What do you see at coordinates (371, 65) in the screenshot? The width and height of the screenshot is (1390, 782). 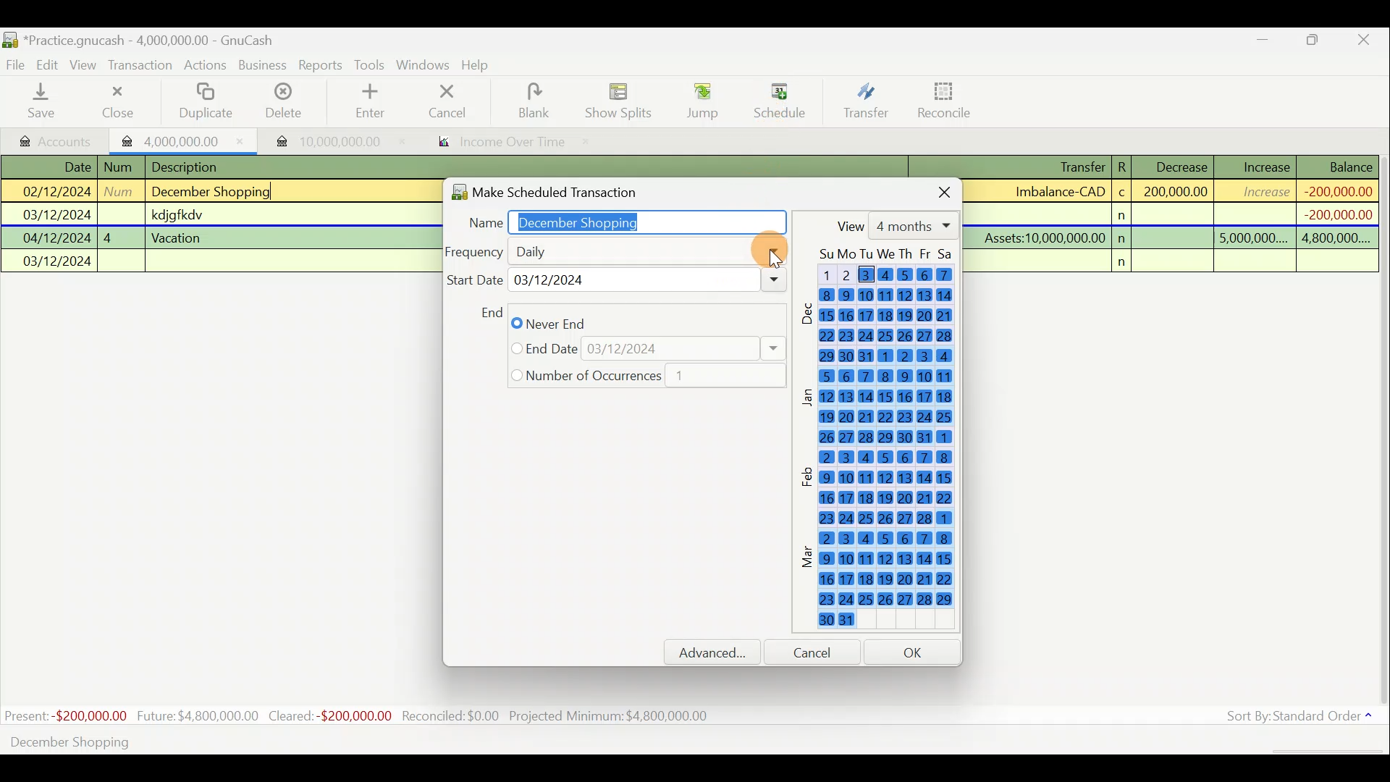 I see `Tools` at bounding box center [371, 65].